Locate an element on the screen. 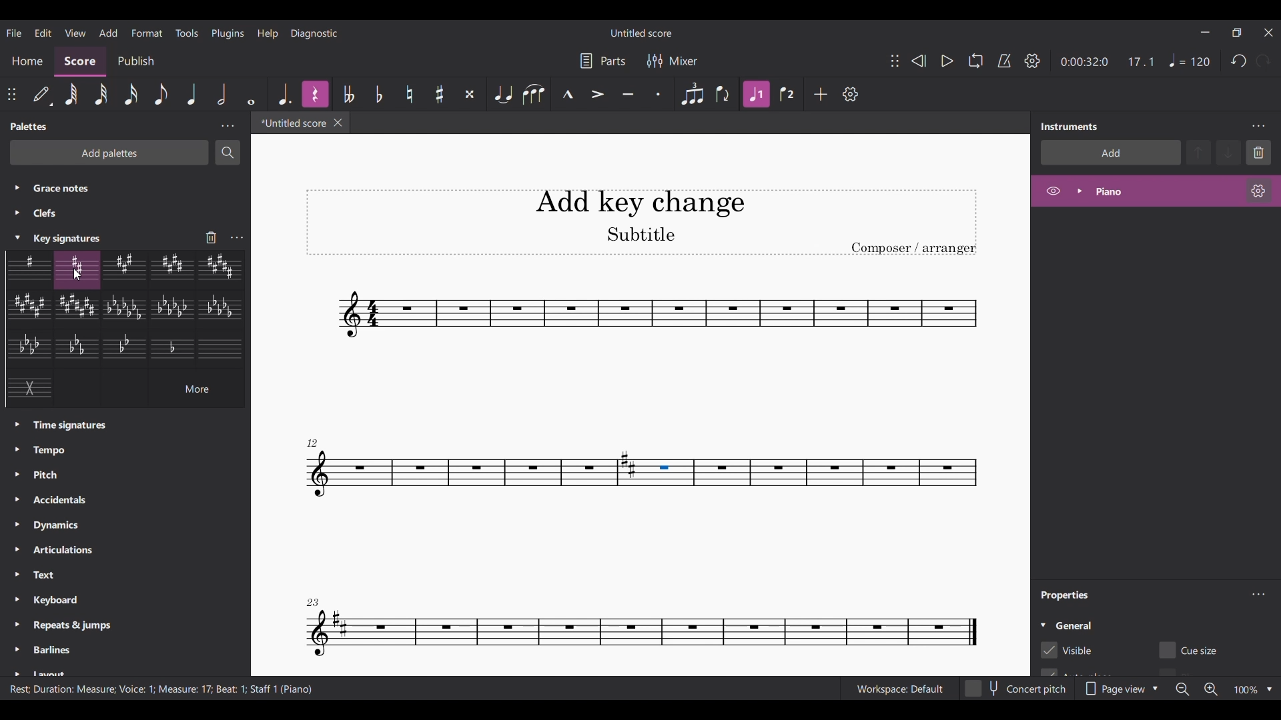 The height and width of the screenshot is (720, 1281). Information about current selection is located at coordinates (163, 689).